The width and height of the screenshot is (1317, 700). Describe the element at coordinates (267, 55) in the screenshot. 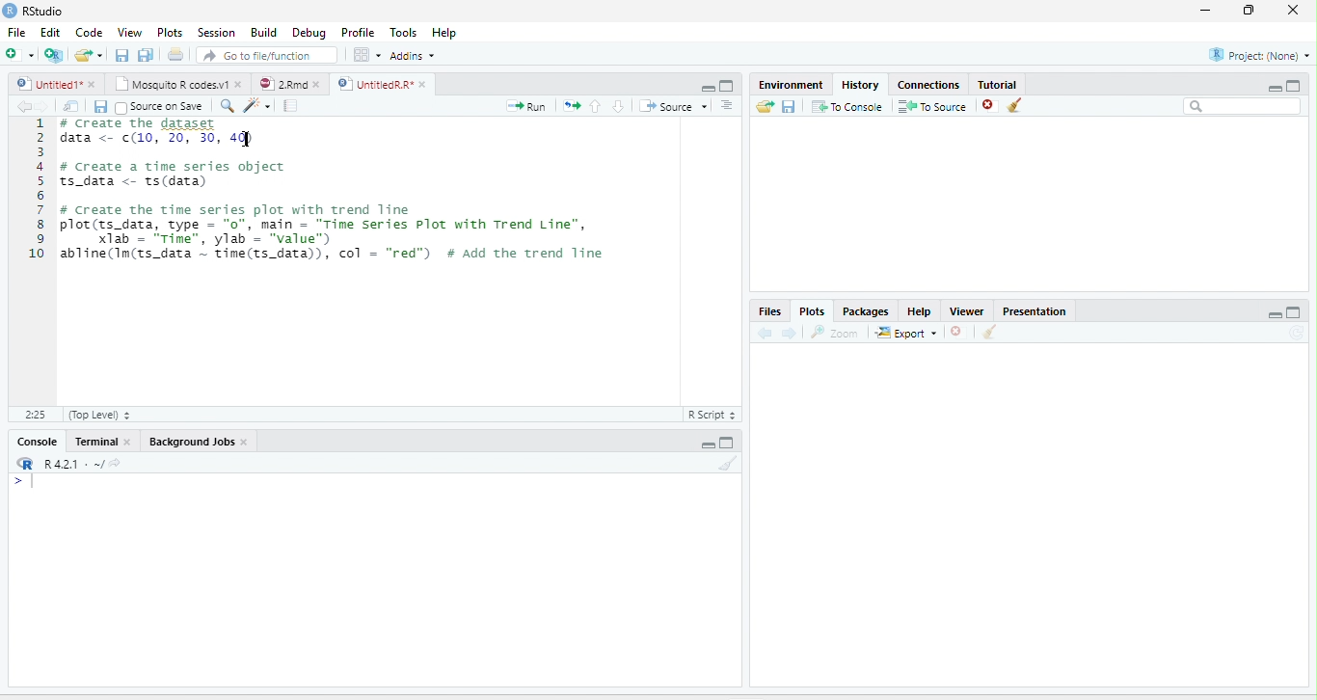

I see `Go to file/function` at that location.